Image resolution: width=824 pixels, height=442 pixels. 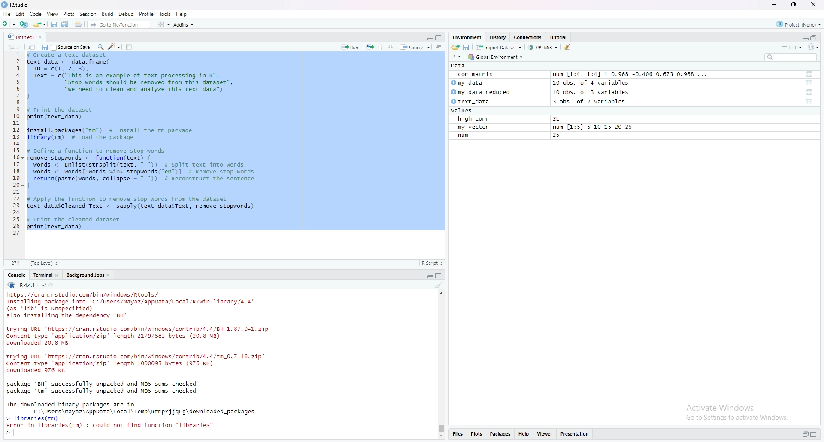 What do you see at coordinates (499, 58) in the screenshot?
I see `global environment` at bounding box center [499, 58].